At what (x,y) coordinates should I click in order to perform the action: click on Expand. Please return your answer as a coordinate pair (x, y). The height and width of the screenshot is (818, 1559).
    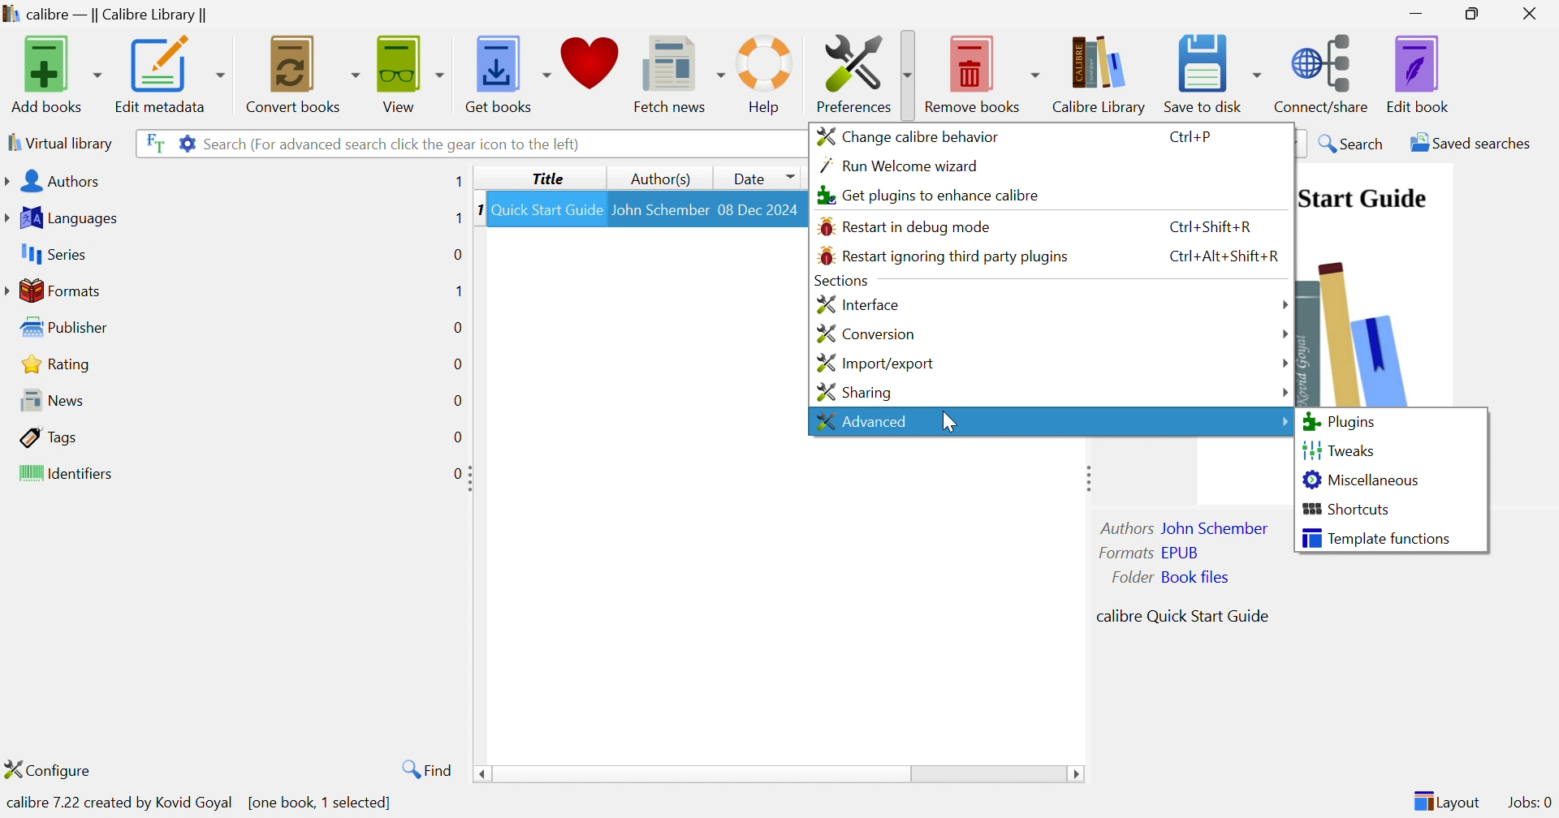
    Looking at the image, I should click on (473, 479).